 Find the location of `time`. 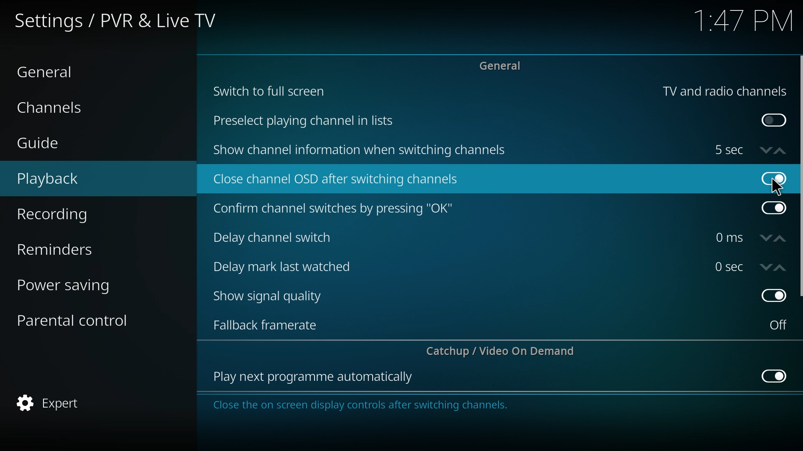

time is located at coordinates (743, 21).